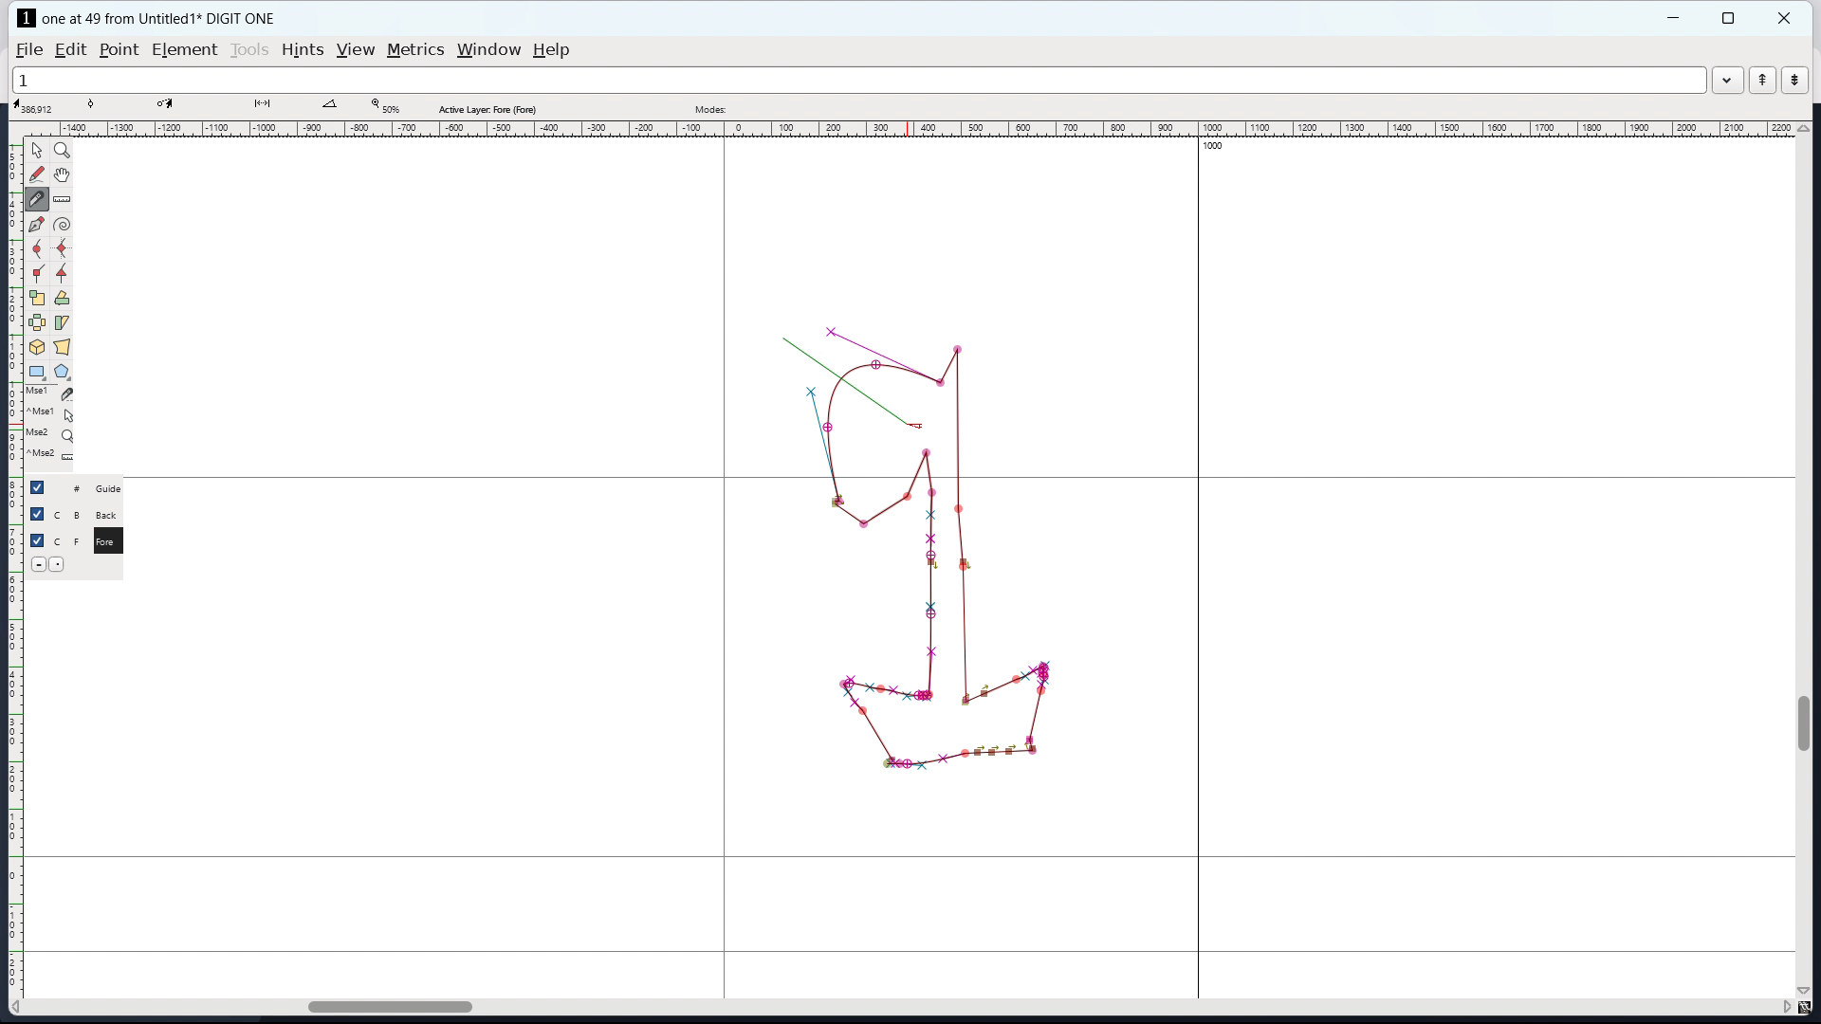 This screenshot has height=1024, width=1821. Describe the element at coordinates (37, 371) in the screenshot. I see `rectangle or ellipse` at that location.